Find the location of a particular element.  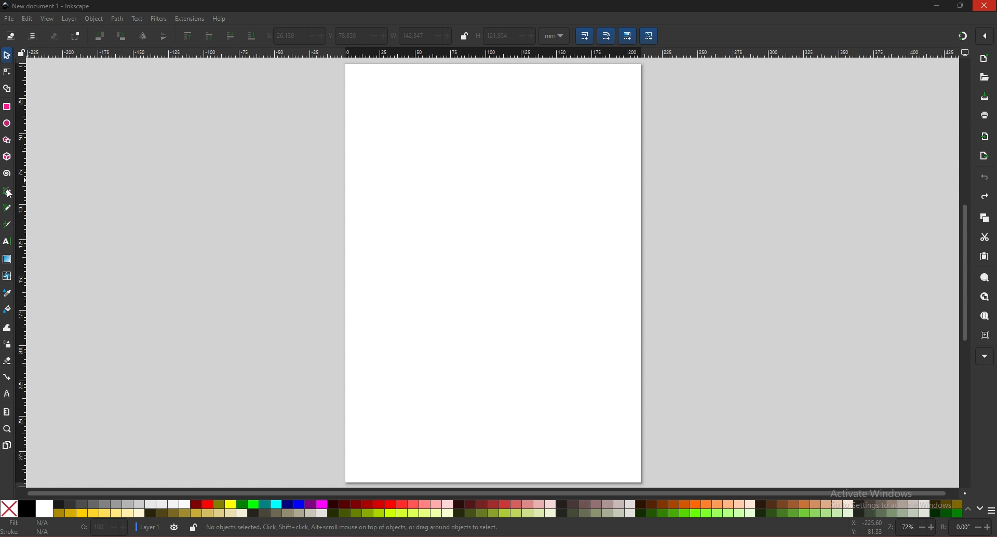

rectangle is located at coordinates (6, 106).